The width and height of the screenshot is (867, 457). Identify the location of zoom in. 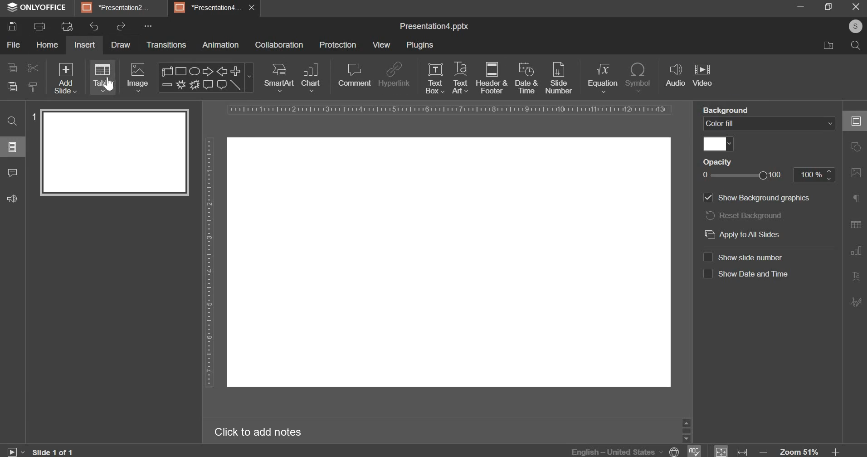
(839, 452).